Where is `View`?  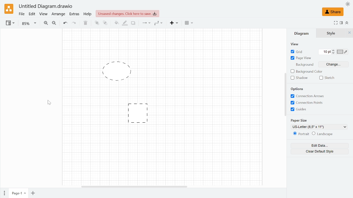 View is located at coordinates (44, 15).